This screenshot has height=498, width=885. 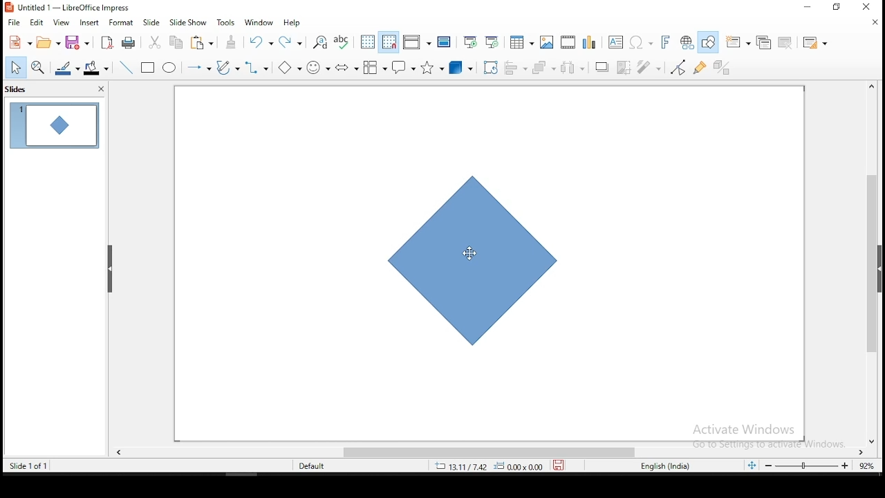 What do you see at coordinates (737, 41) in the screenshot?
I see `new slide` at bounding box center [737, 41].